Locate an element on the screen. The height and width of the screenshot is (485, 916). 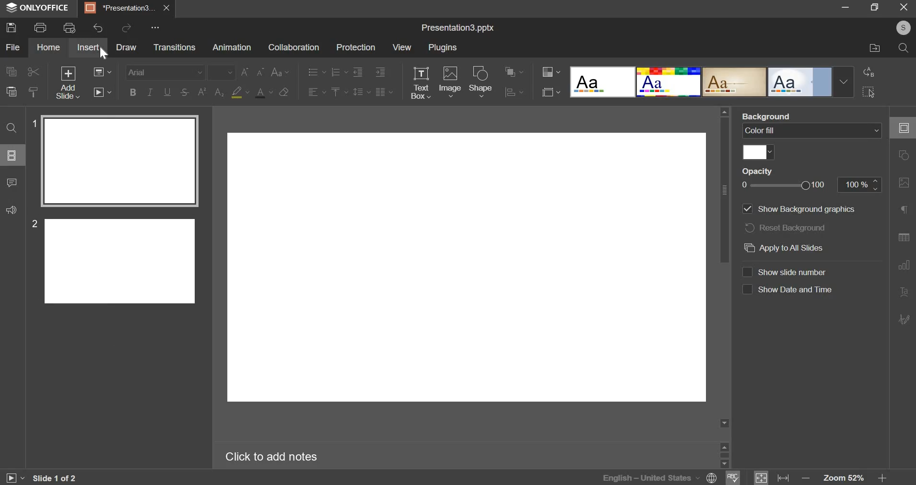
bold is located at coordinates (132, 92).